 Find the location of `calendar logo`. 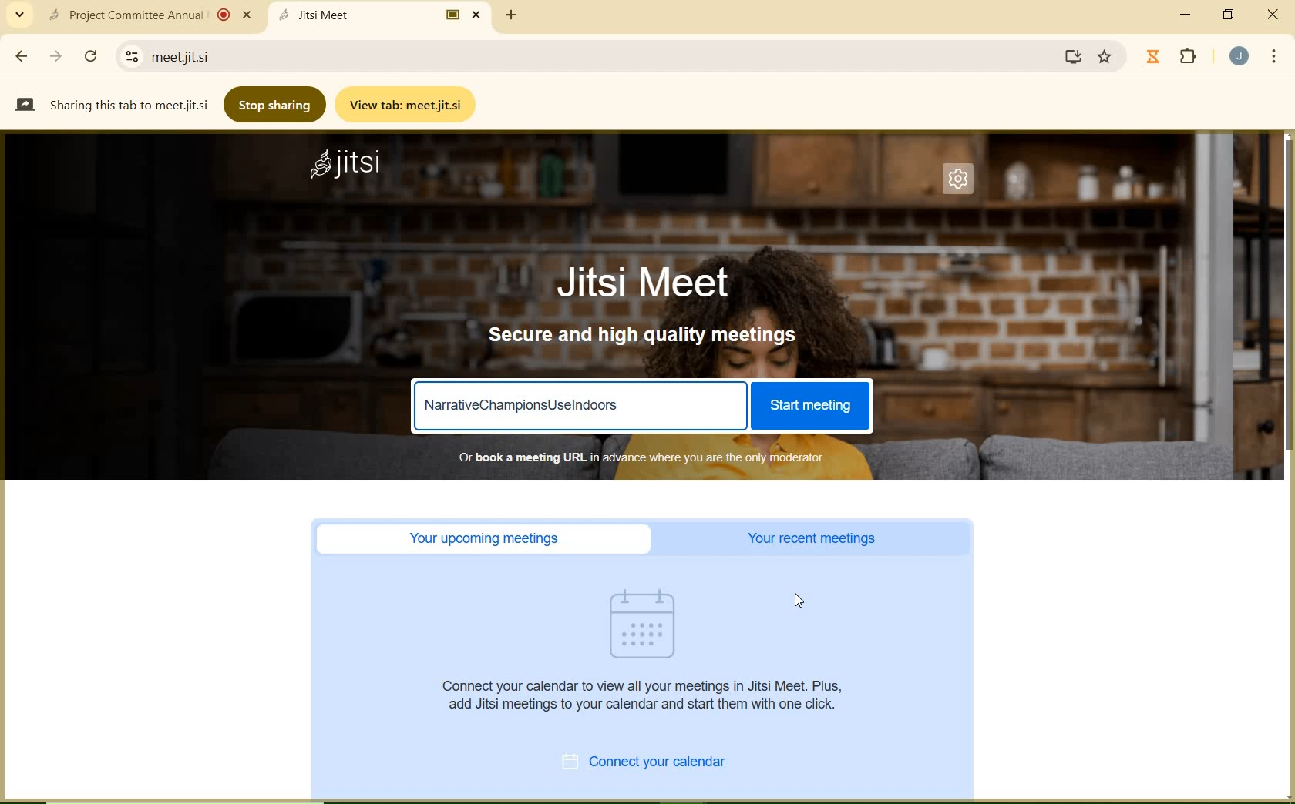

calendar logo is located at coordinates (643, 627).